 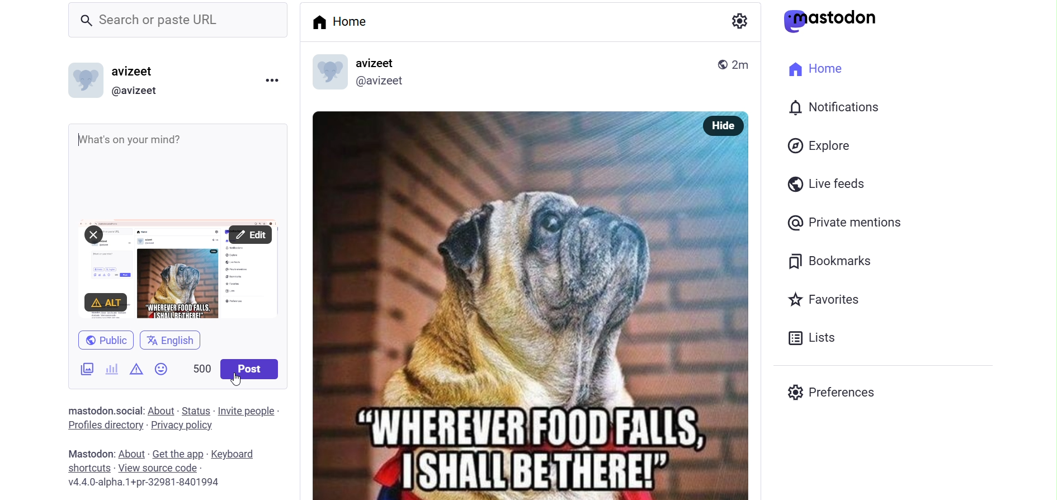 What do you see at coordinates (164, 367) in the screenshot?
I see `emoji` at bounding box center [164, 367].